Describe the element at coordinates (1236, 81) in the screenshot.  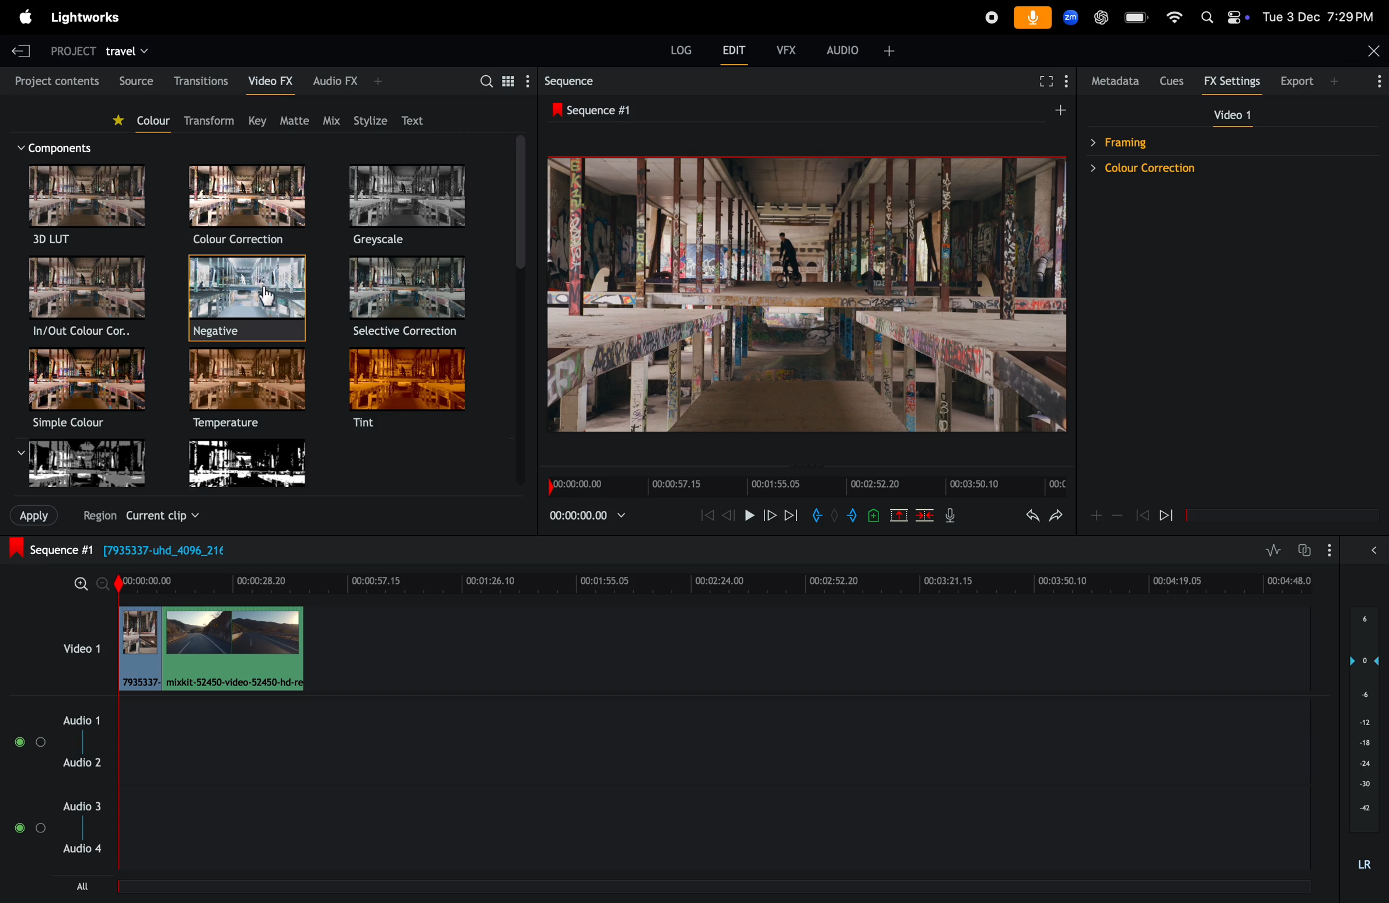
I see `Fx settings` at that location.